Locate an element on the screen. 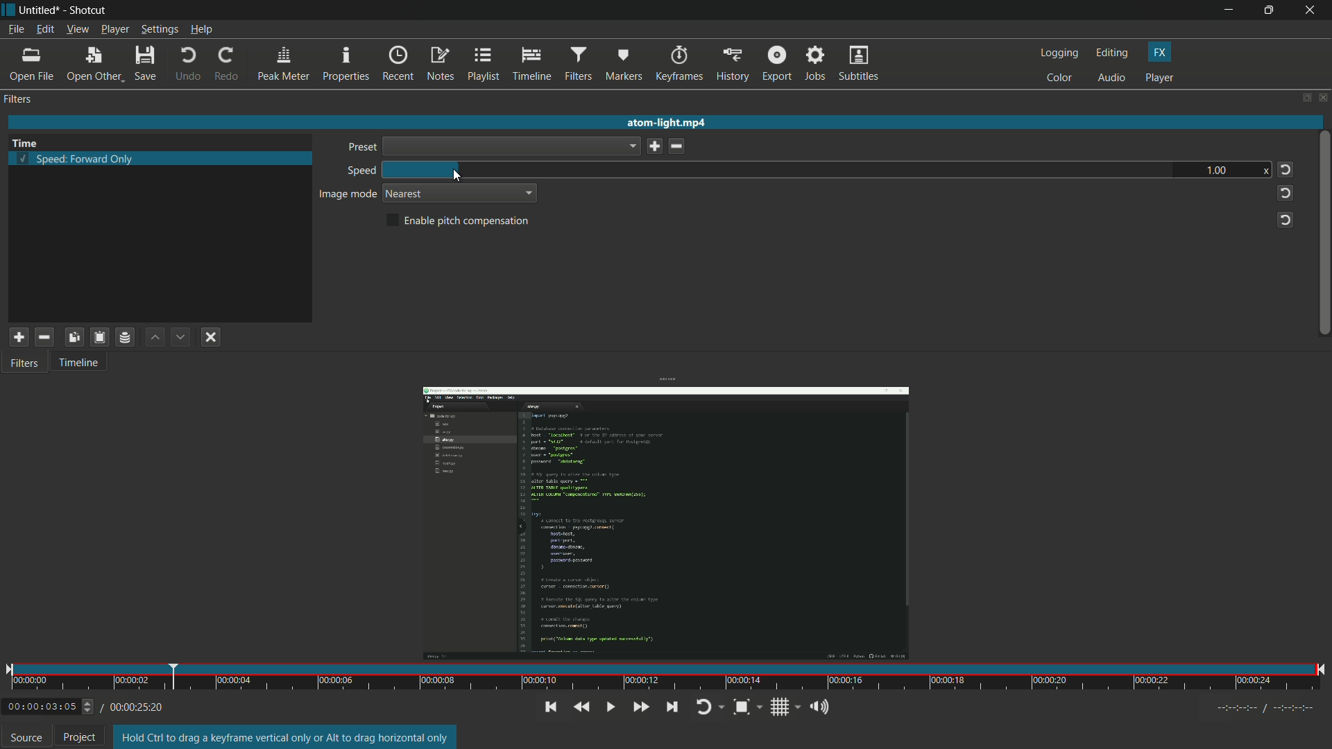  opened file is located at coordinates (663, 521).